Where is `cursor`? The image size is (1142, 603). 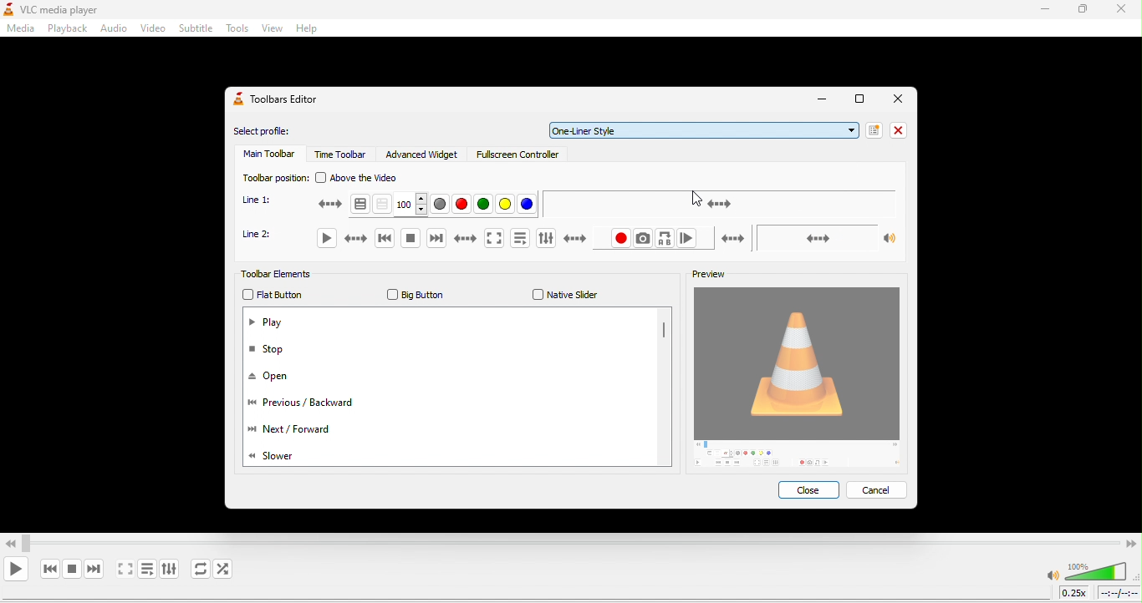 cursor is located at coordinates (696, 198).